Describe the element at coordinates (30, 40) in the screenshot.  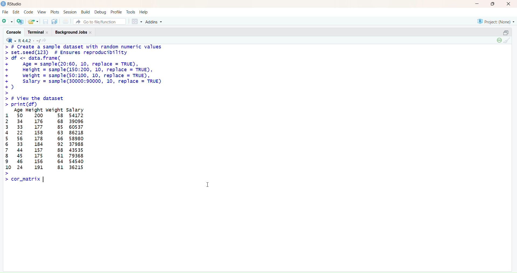
I see `R442/ ~/` at that location.